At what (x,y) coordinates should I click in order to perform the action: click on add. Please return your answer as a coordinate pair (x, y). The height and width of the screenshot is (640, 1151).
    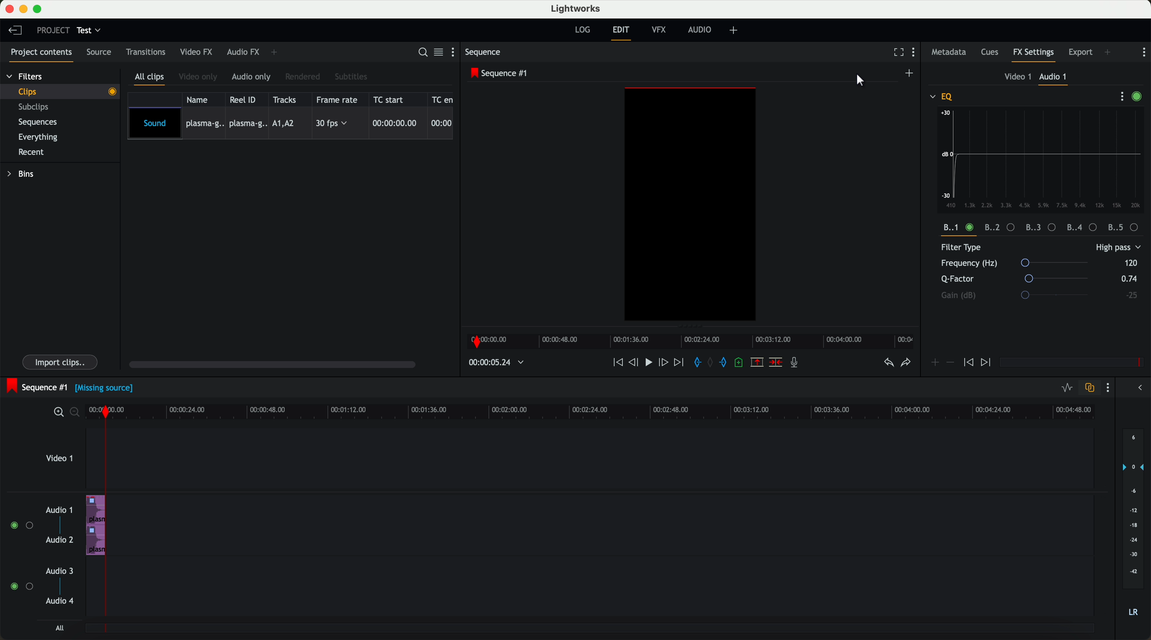
    Looking at the image, I should click on (1108, 52).